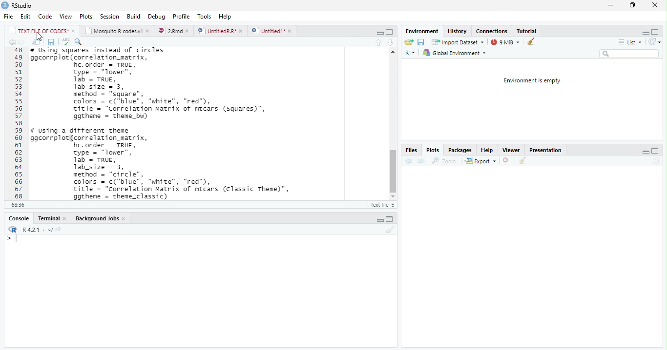 The height and width of the screenshot is (350, 667). Describe the element at coordinates (43, 31) in the screenshot. I see `| TEXT FILE OF CODES* »` at that location.